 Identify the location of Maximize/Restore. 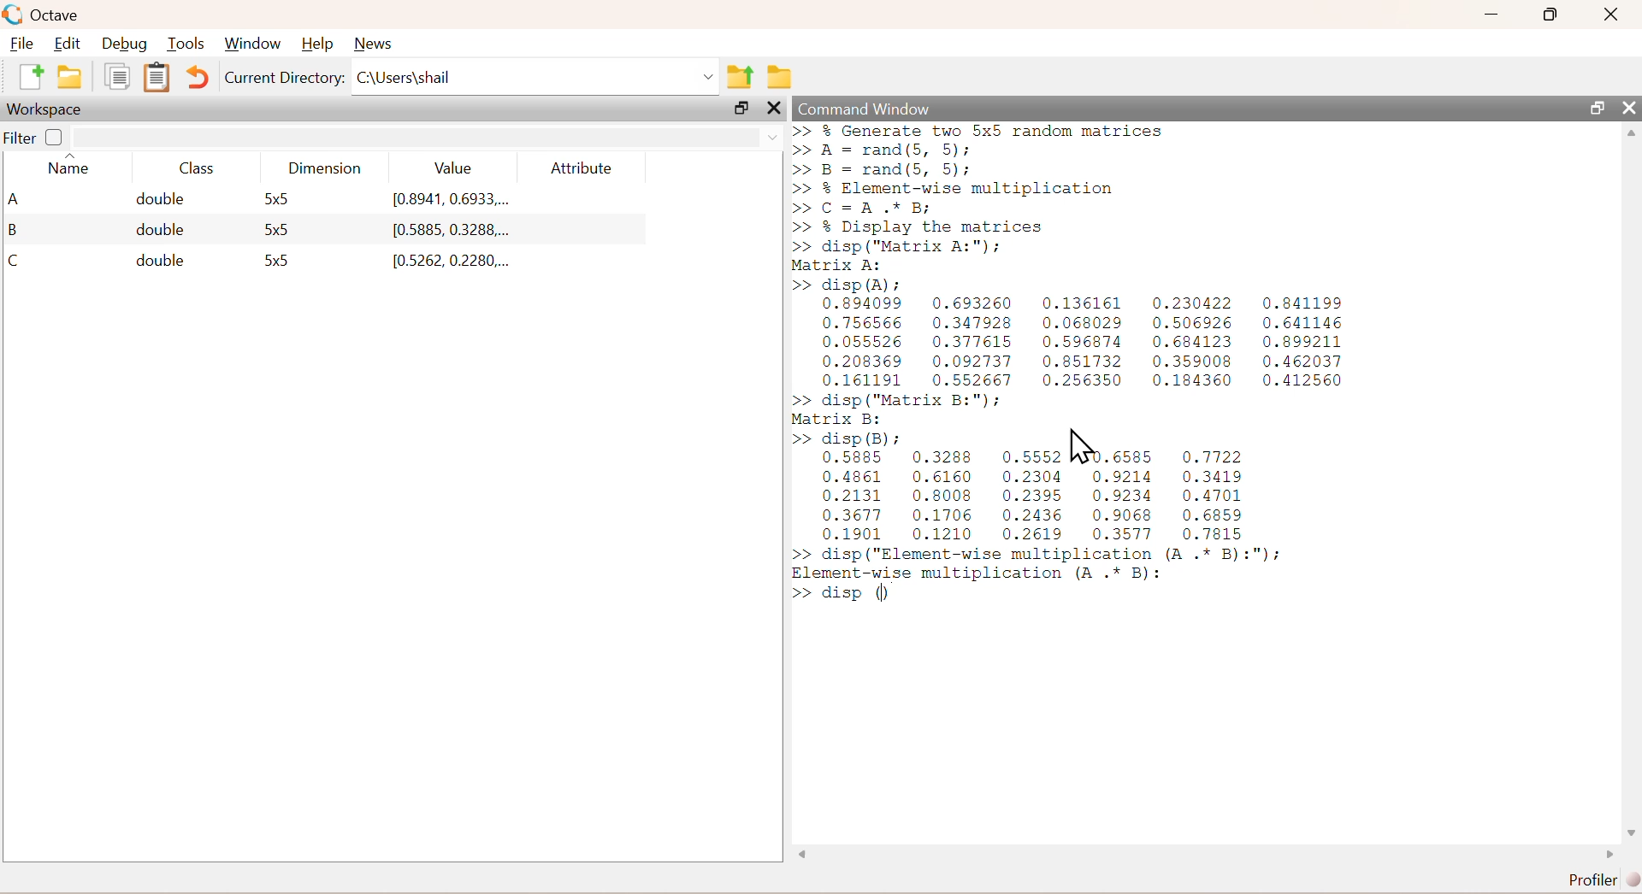
(1594, 106).